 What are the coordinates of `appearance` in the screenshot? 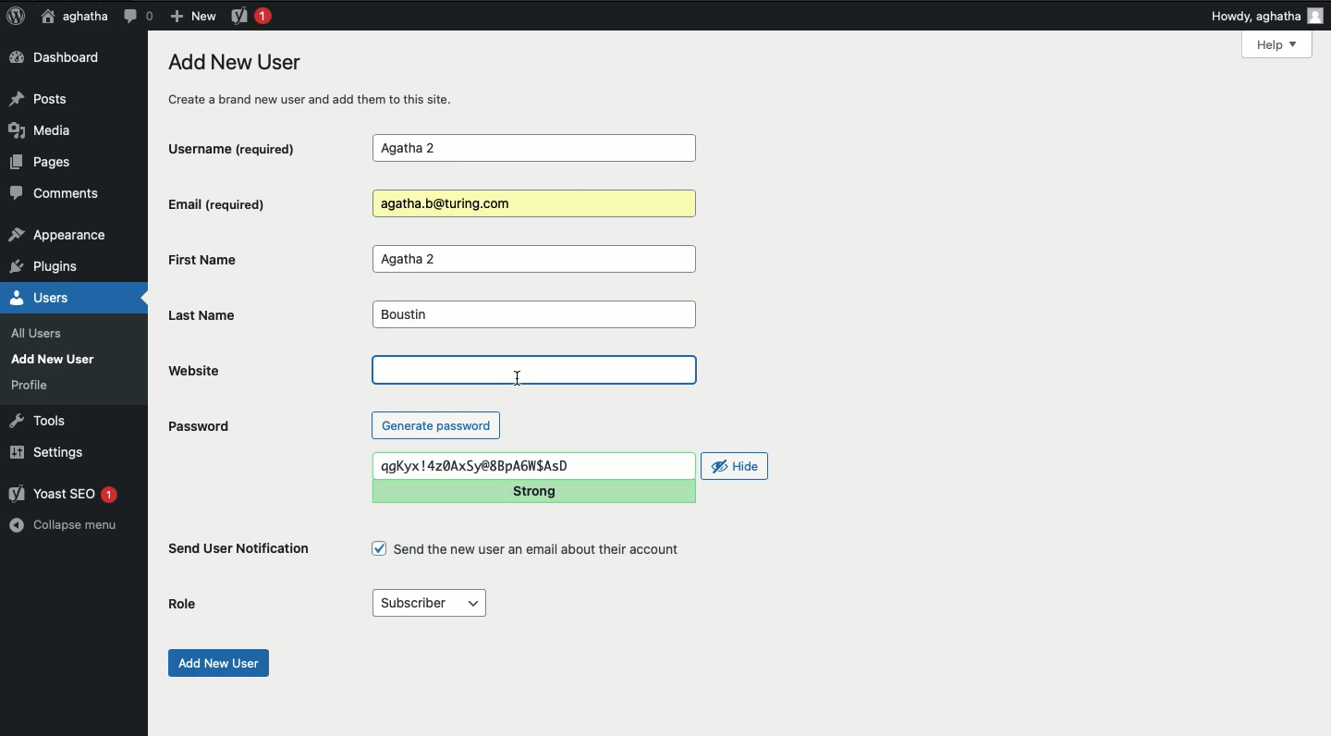 It's located at (58, 237).